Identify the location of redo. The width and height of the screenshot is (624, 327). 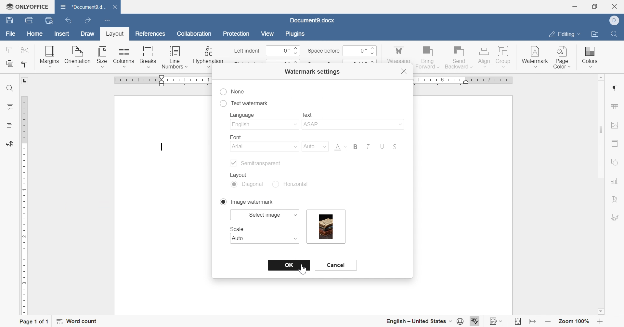
(89, 21).